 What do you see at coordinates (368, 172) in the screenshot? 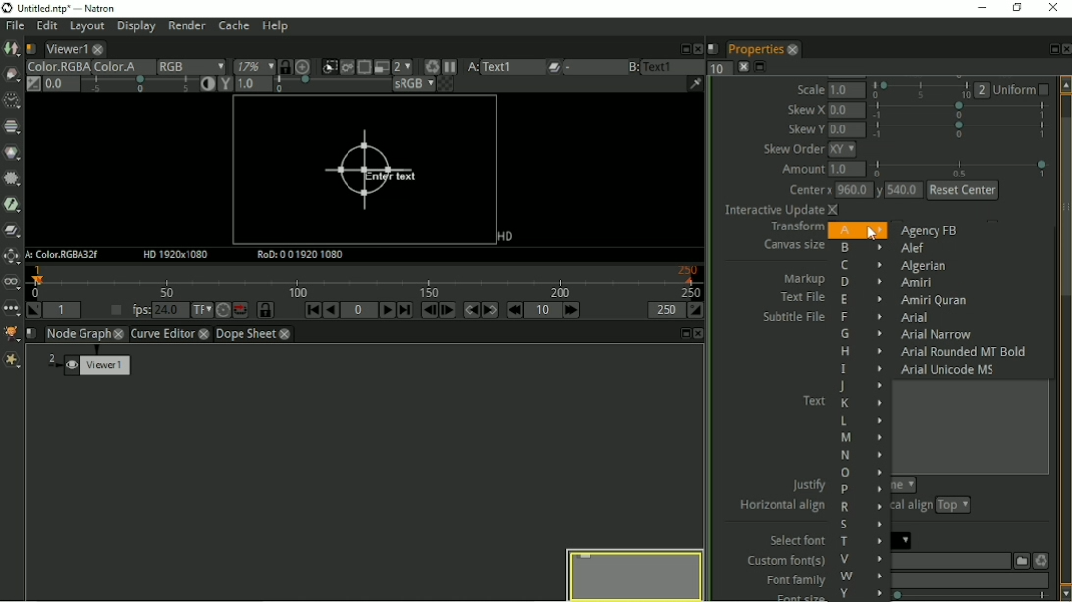
I see `Enter text` at bounding box center [368, 172].